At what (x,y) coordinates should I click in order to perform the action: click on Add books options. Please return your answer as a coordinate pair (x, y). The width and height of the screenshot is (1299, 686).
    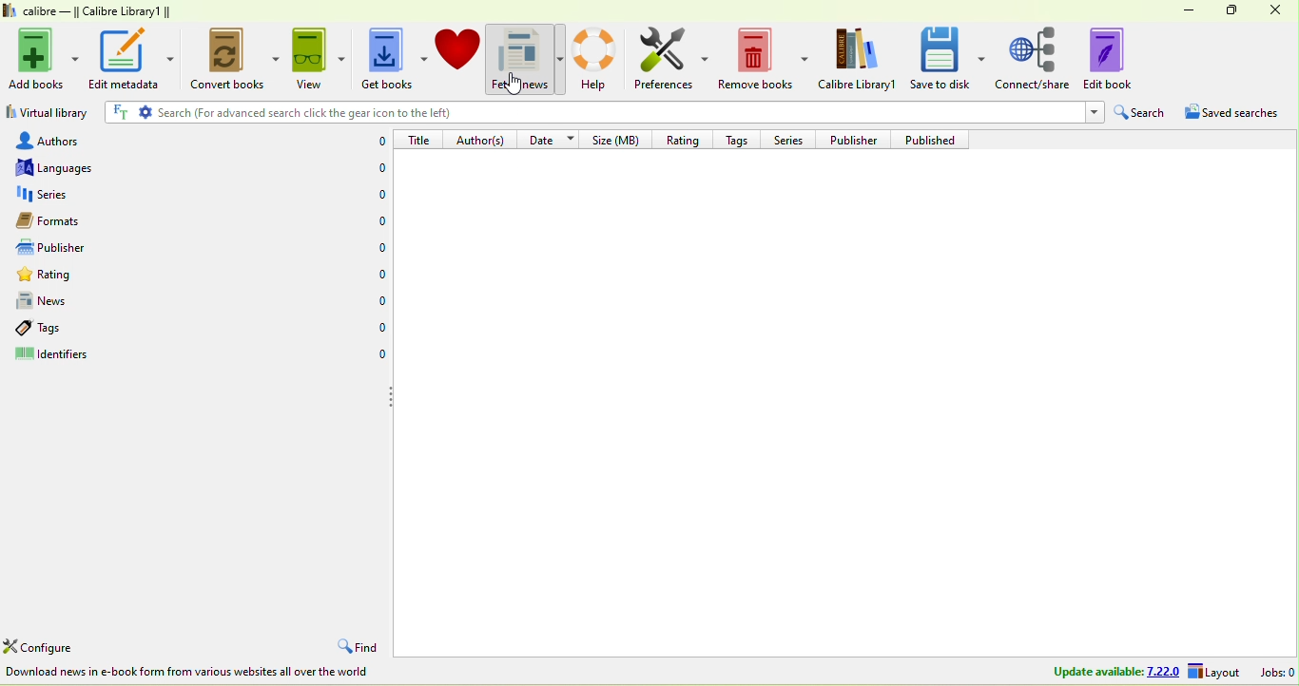
    Looking at the image, I should click on (77, 56).